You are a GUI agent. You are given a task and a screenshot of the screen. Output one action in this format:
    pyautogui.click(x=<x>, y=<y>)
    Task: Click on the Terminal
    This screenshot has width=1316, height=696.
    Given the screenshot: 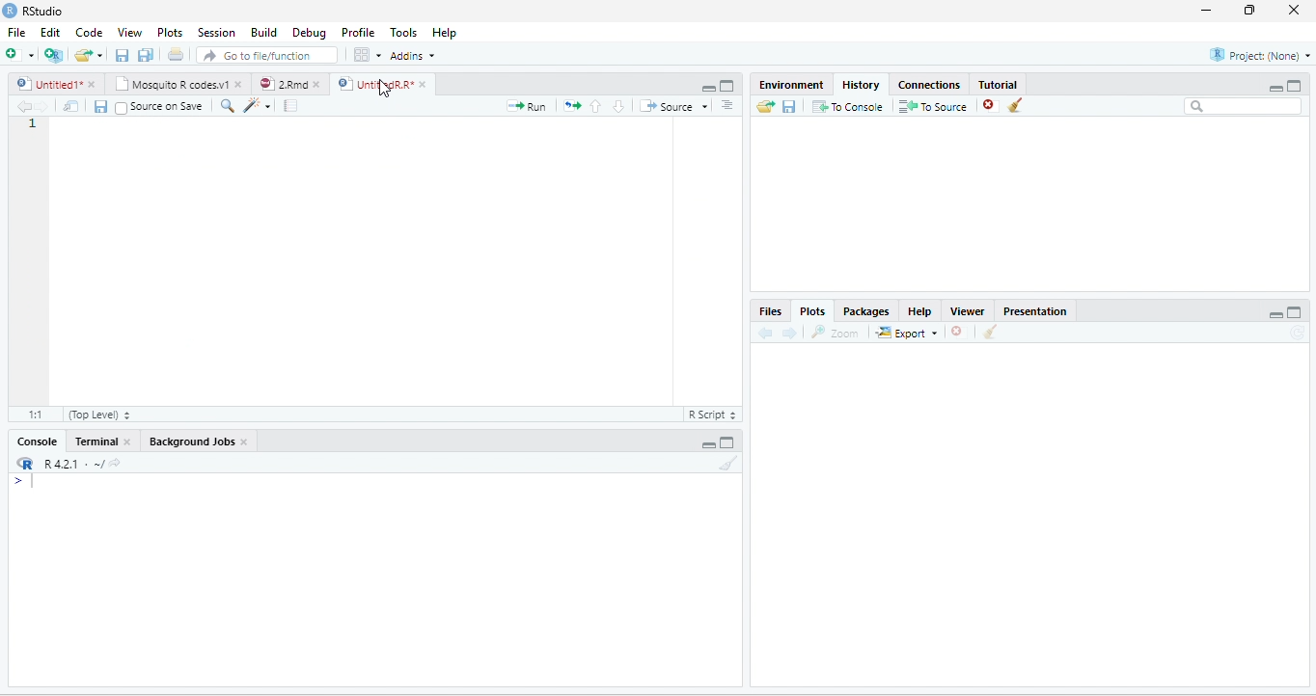 What is the action you would take?
    pyautogui.click(x=96, y=442)
    